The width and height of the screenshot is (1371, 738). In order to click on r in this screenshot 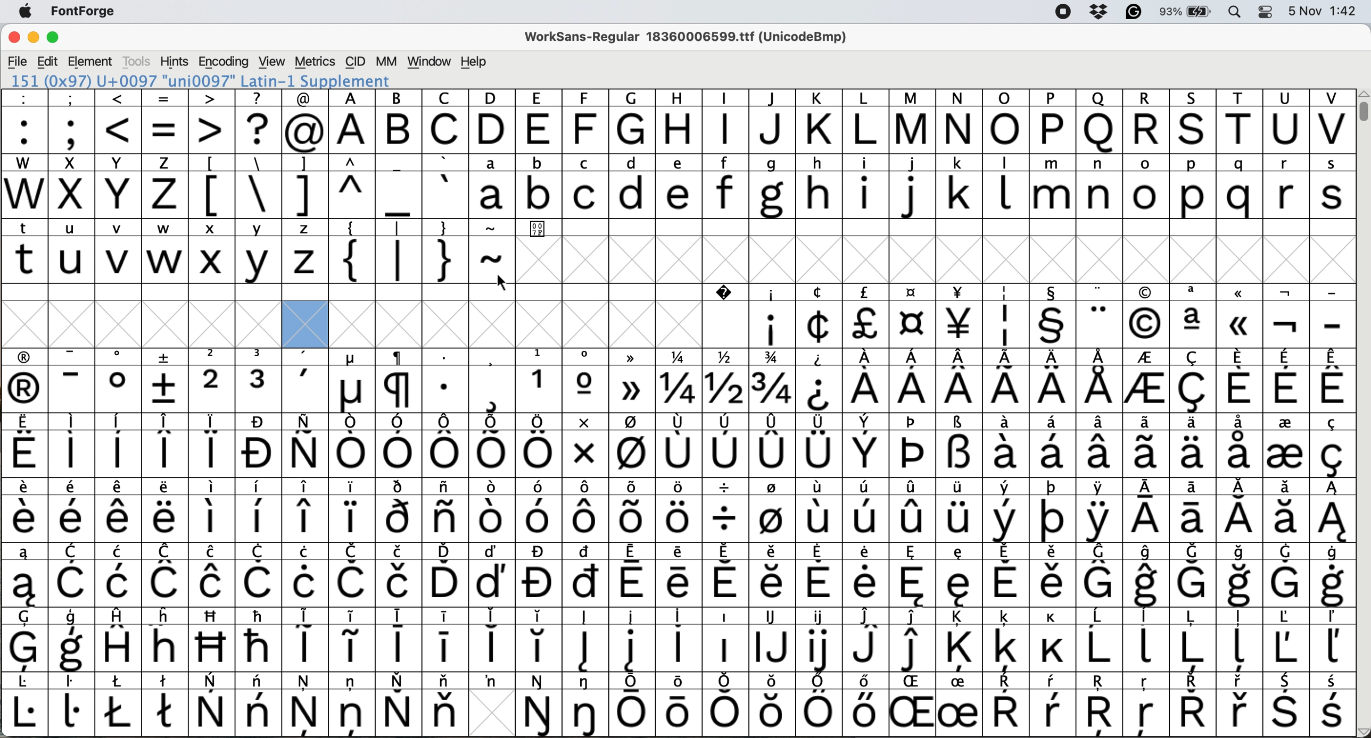, I will do `click(1285, 187)`.